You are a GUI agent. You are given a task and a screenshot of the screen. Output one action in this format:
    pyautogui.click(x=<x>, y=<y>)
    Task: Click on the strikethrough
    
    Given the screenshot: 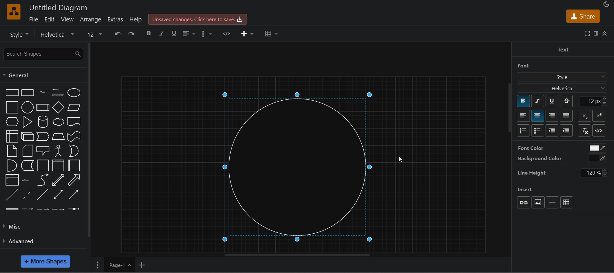 What is the action you would take?
    pyautogui.click(x=567, y=101)
    